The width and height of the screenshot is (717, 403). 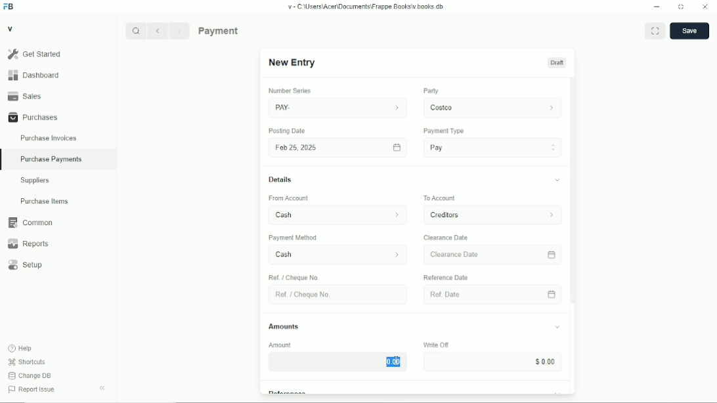 I want to click on Ret. Choque No., so click(x=334, y=295).